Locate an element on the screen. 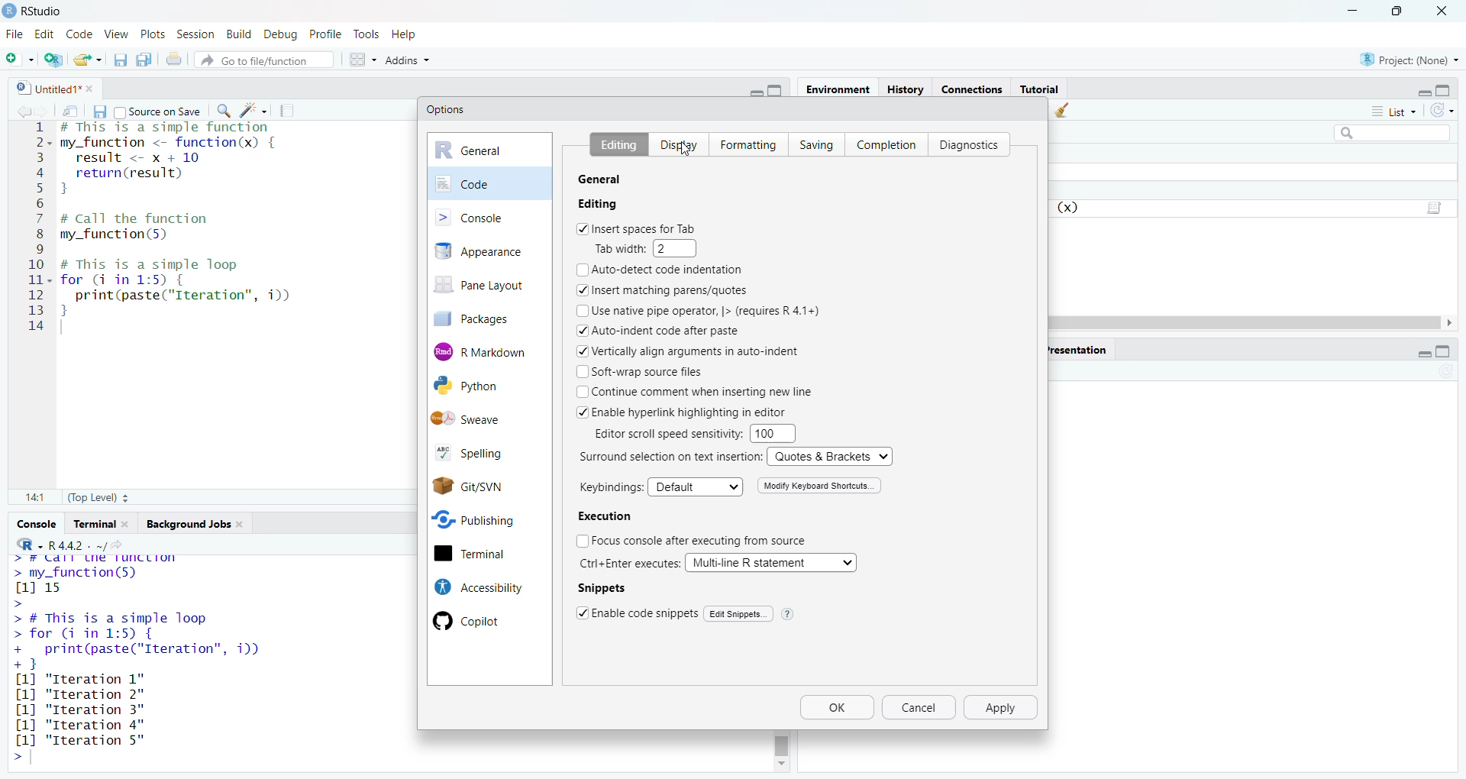 This screenshot has width=1466, height=779. Editing is located at coordinates (619, 144).